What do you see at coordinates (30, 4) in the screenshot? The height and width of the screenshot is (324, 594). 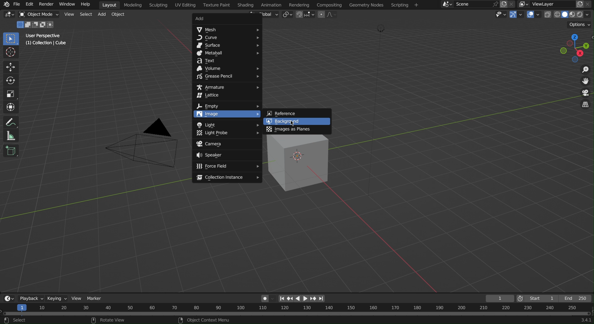 I see `Edit` at bounding box center [30, 4].